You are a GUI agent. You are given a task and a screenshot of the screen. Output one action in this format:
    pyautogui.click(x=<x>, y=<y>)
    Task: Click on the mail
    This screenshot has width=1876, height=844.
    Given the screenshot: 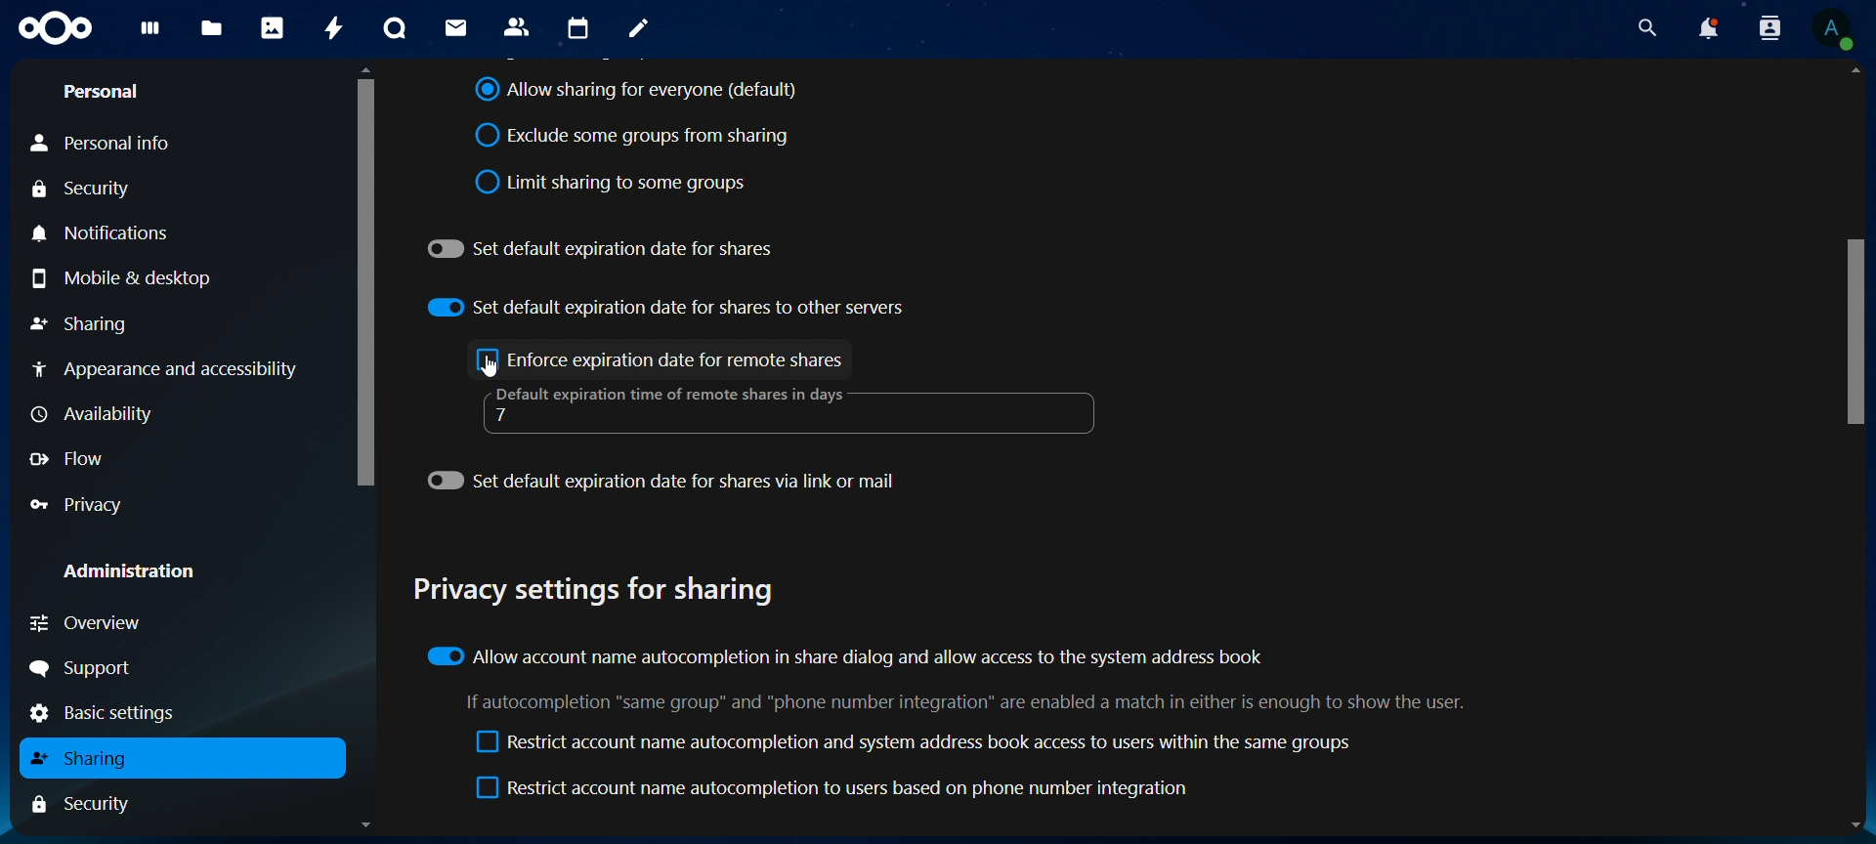 What is the action you would take?
    pyautogui.click(x=456, y=25)
    